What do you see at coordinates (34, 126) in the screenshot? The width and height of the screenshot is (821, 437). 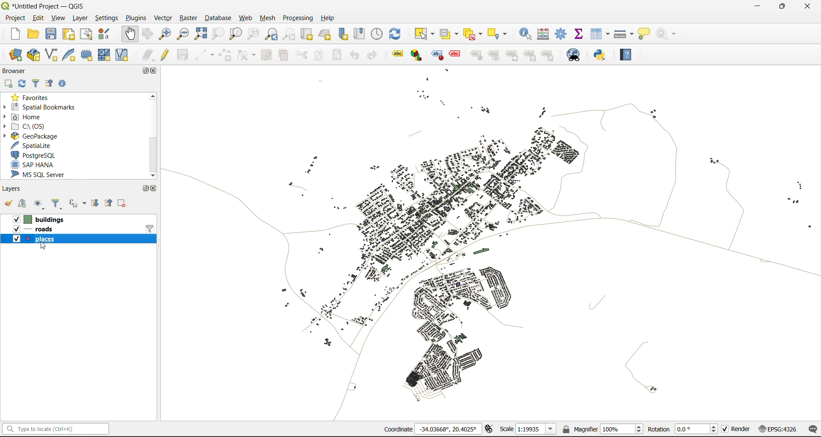 I see `c\:os` at bounding box center [34, 126].